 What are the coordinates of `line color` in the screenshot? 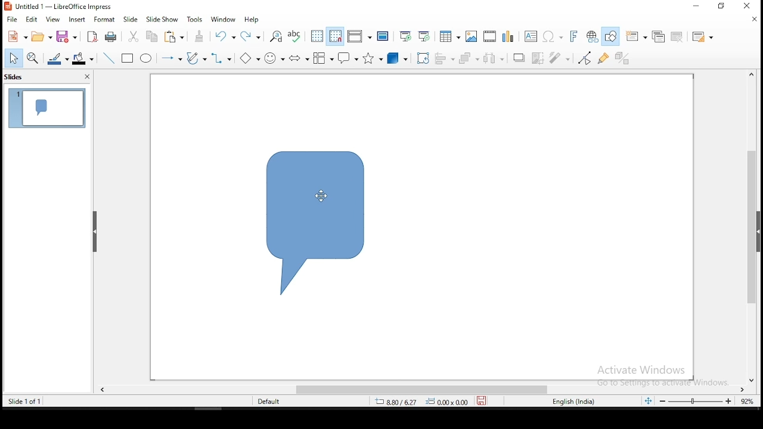 It's located at (57, 58).